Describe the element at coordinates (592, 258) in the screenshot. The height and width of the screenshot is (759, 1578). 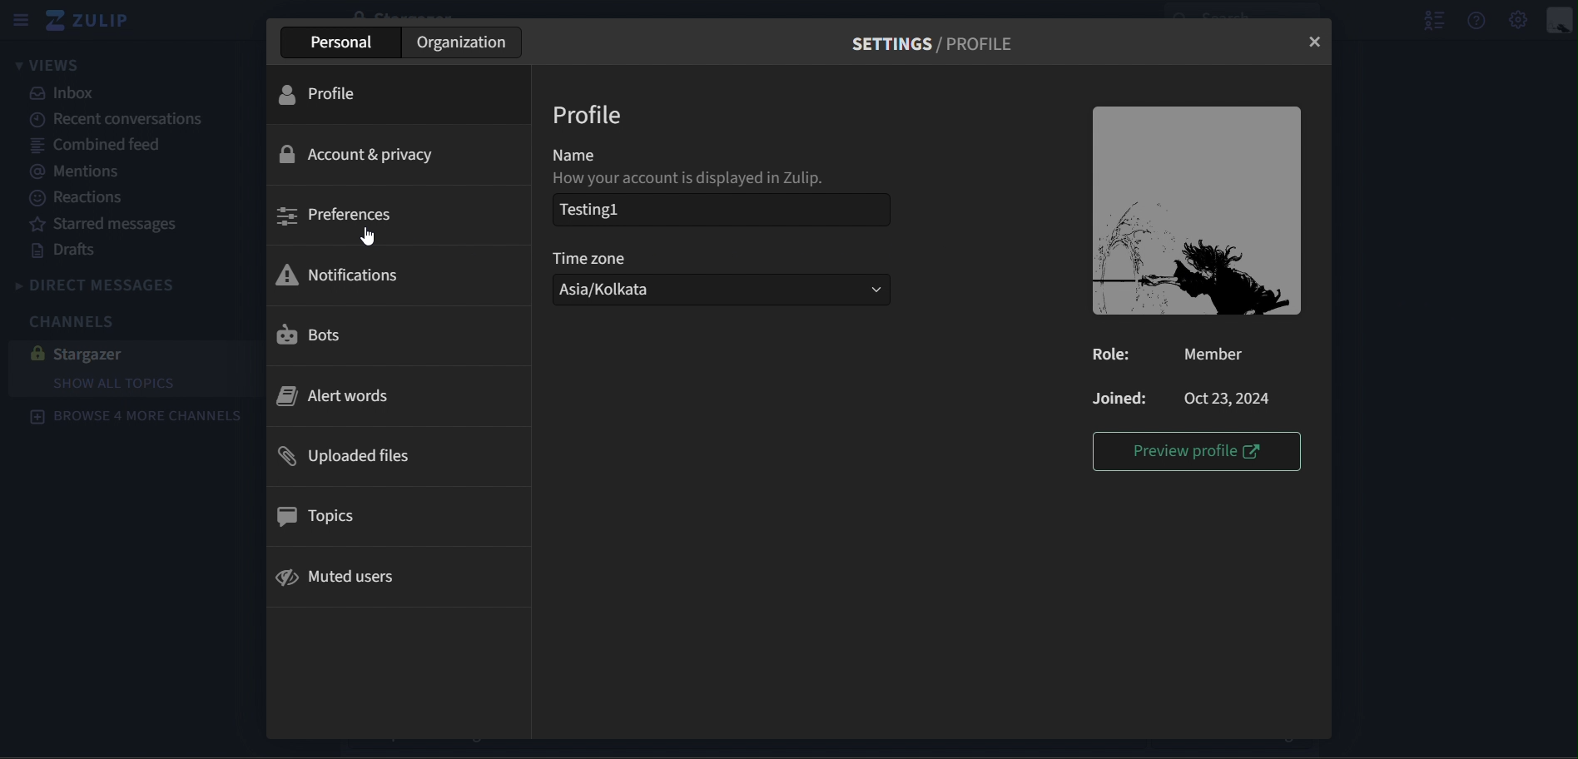
I see `Time zone` at that location.